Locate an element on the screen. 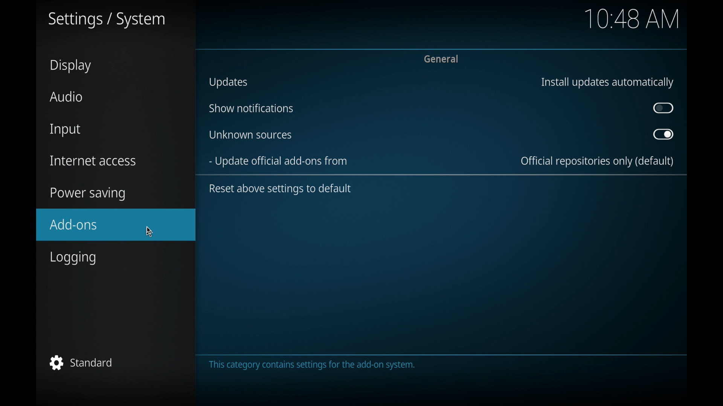  updates is located at coordinates (228, 82).